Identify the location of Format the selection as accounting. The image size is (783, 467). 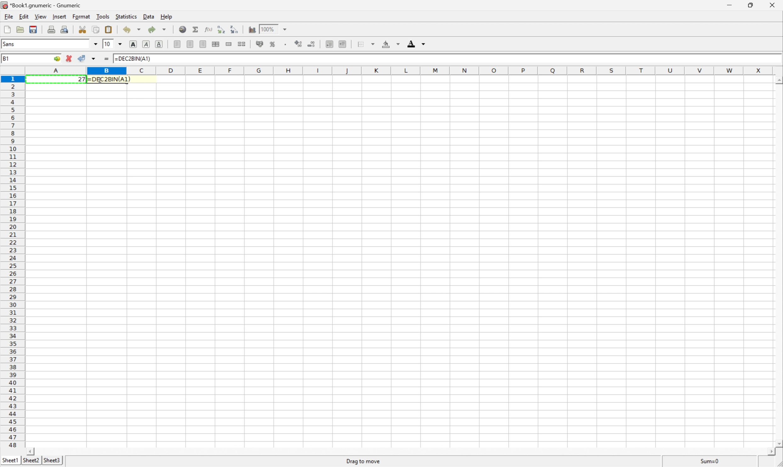
(259, 43).